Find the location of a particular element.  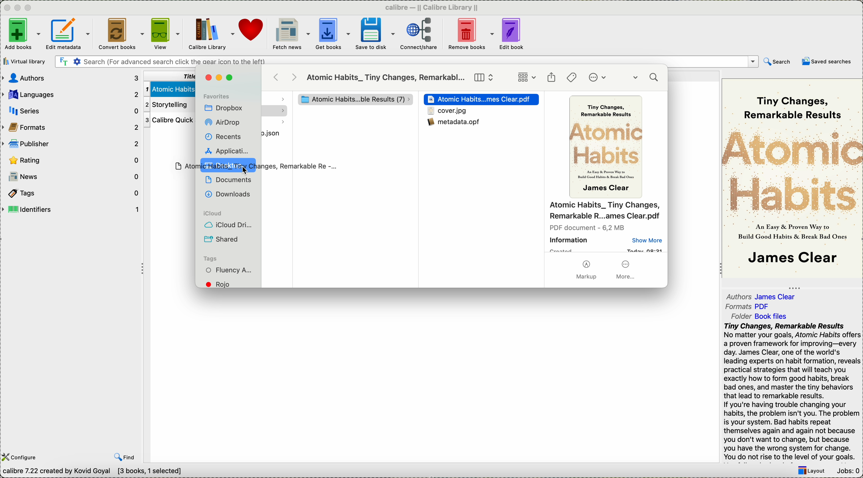

remove books is located at coordinates (471, 34).